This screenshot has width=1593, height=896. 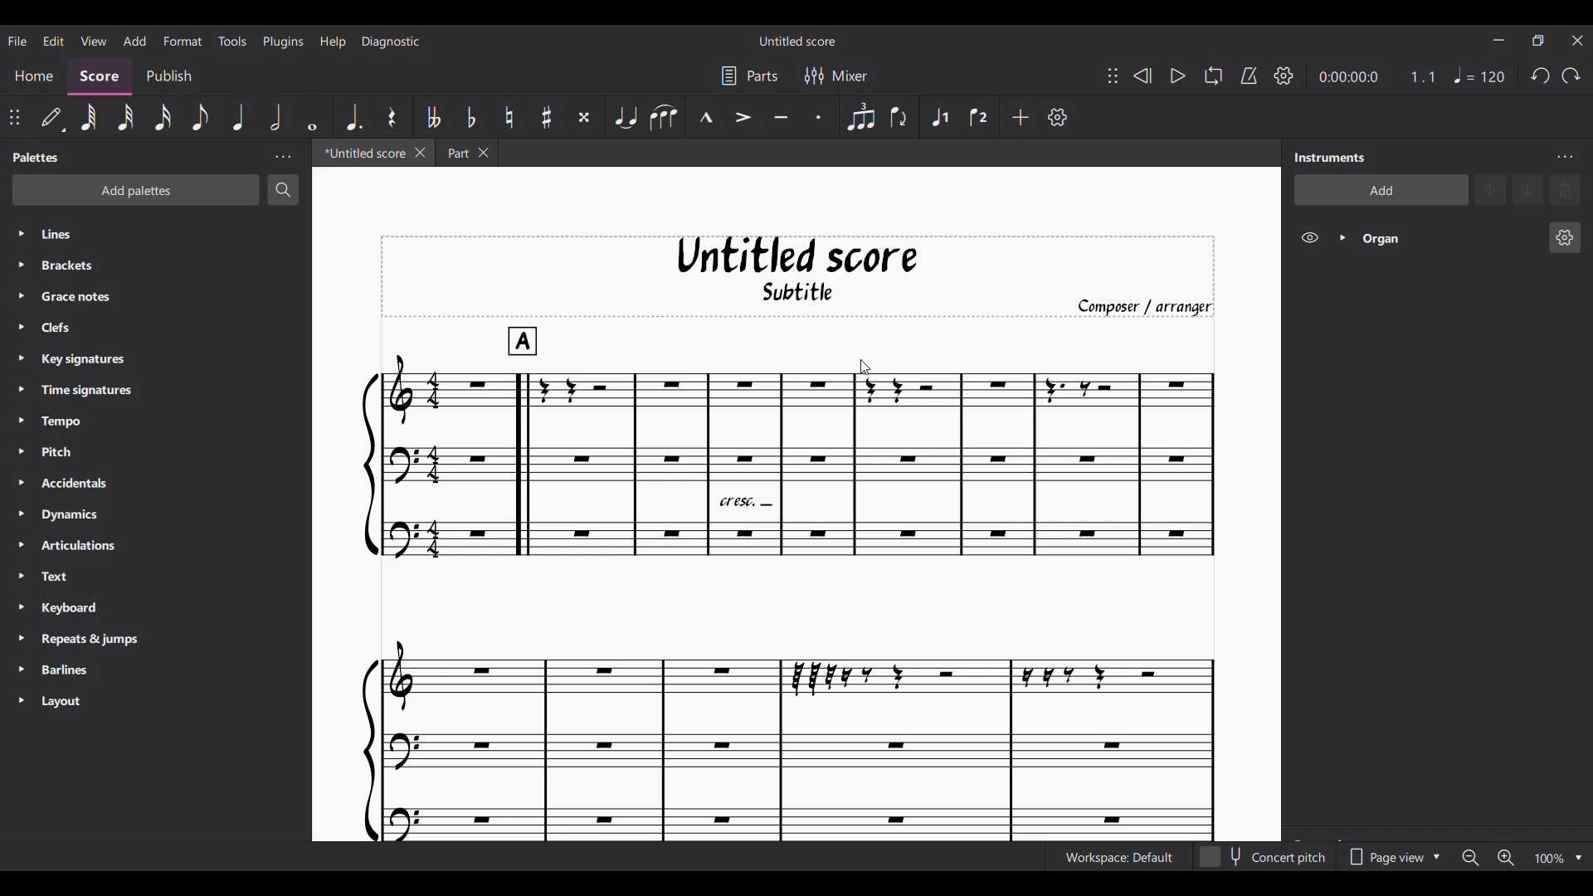 I want to click on 8th note, so click(x=201, y=119).